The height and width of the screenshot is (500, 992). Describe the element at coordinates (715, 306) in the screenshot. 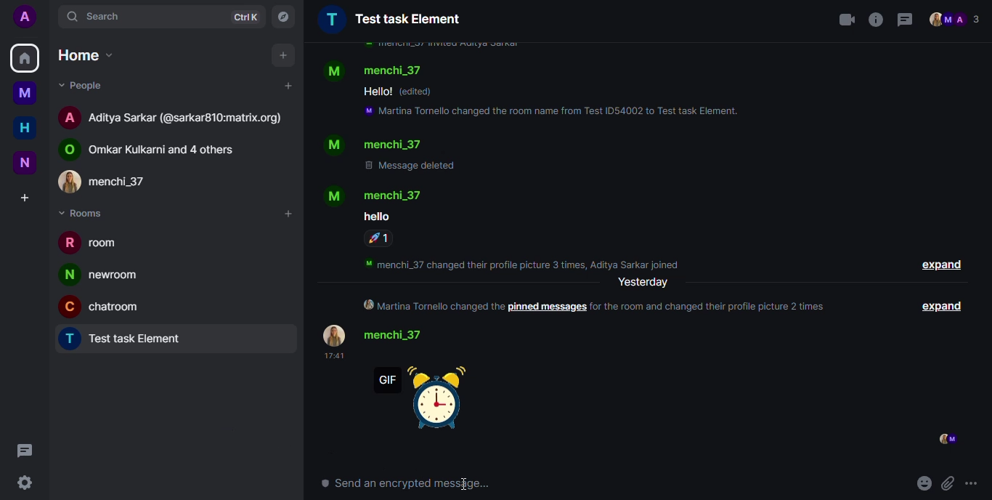

I see `info- for the room and changed their profile pictures 2 times.` at that location.